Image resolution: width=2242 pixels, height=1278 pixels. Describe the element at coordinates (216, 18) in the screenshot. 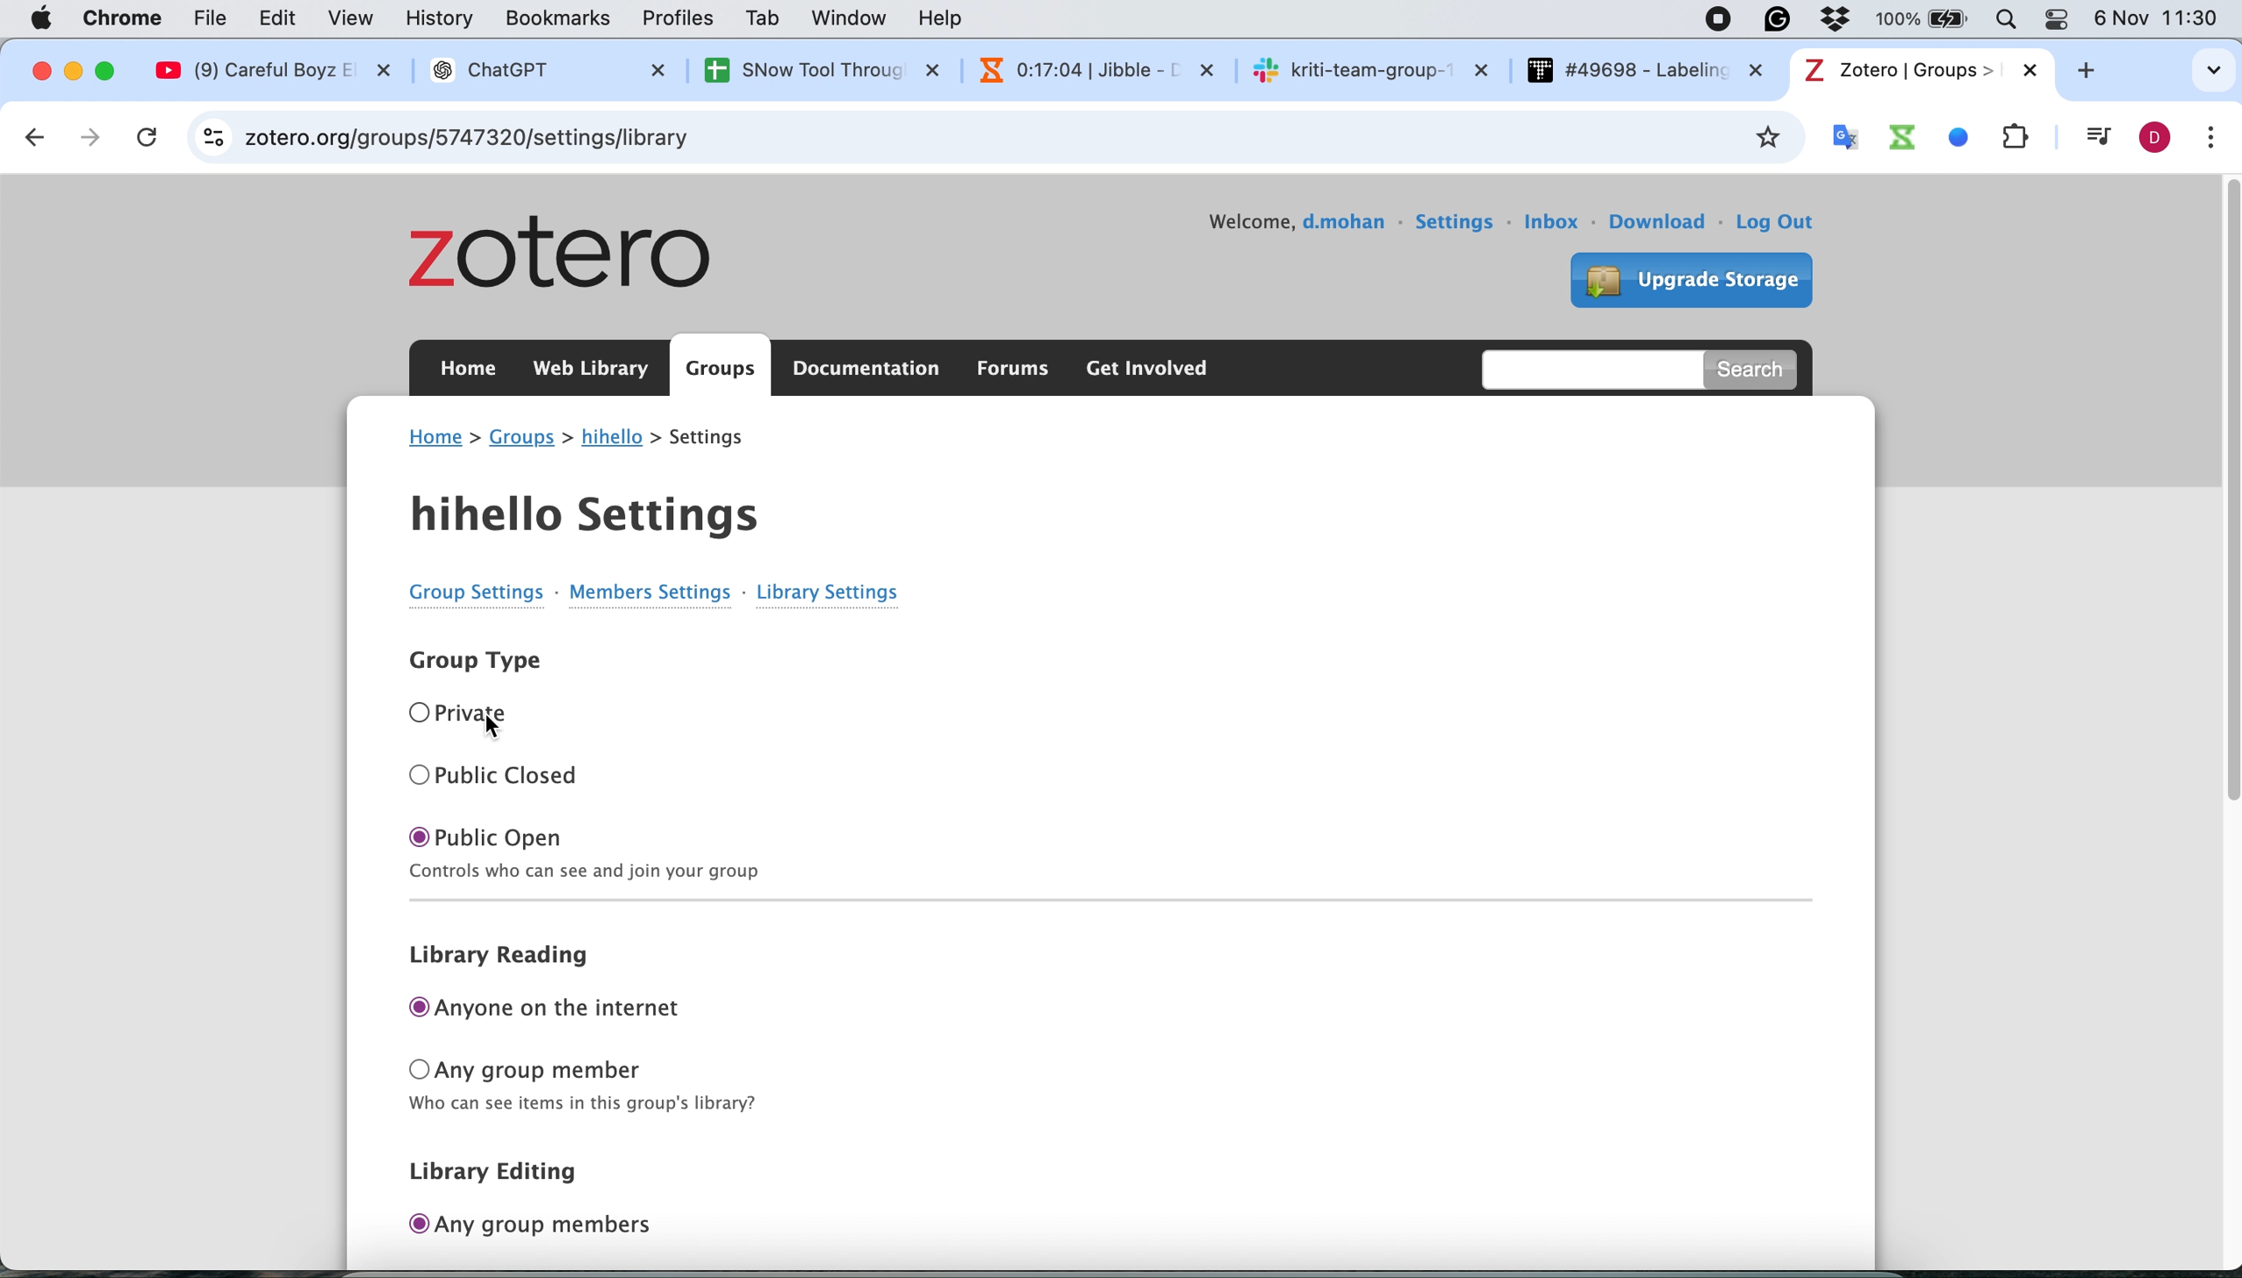

I see `file` at that location.